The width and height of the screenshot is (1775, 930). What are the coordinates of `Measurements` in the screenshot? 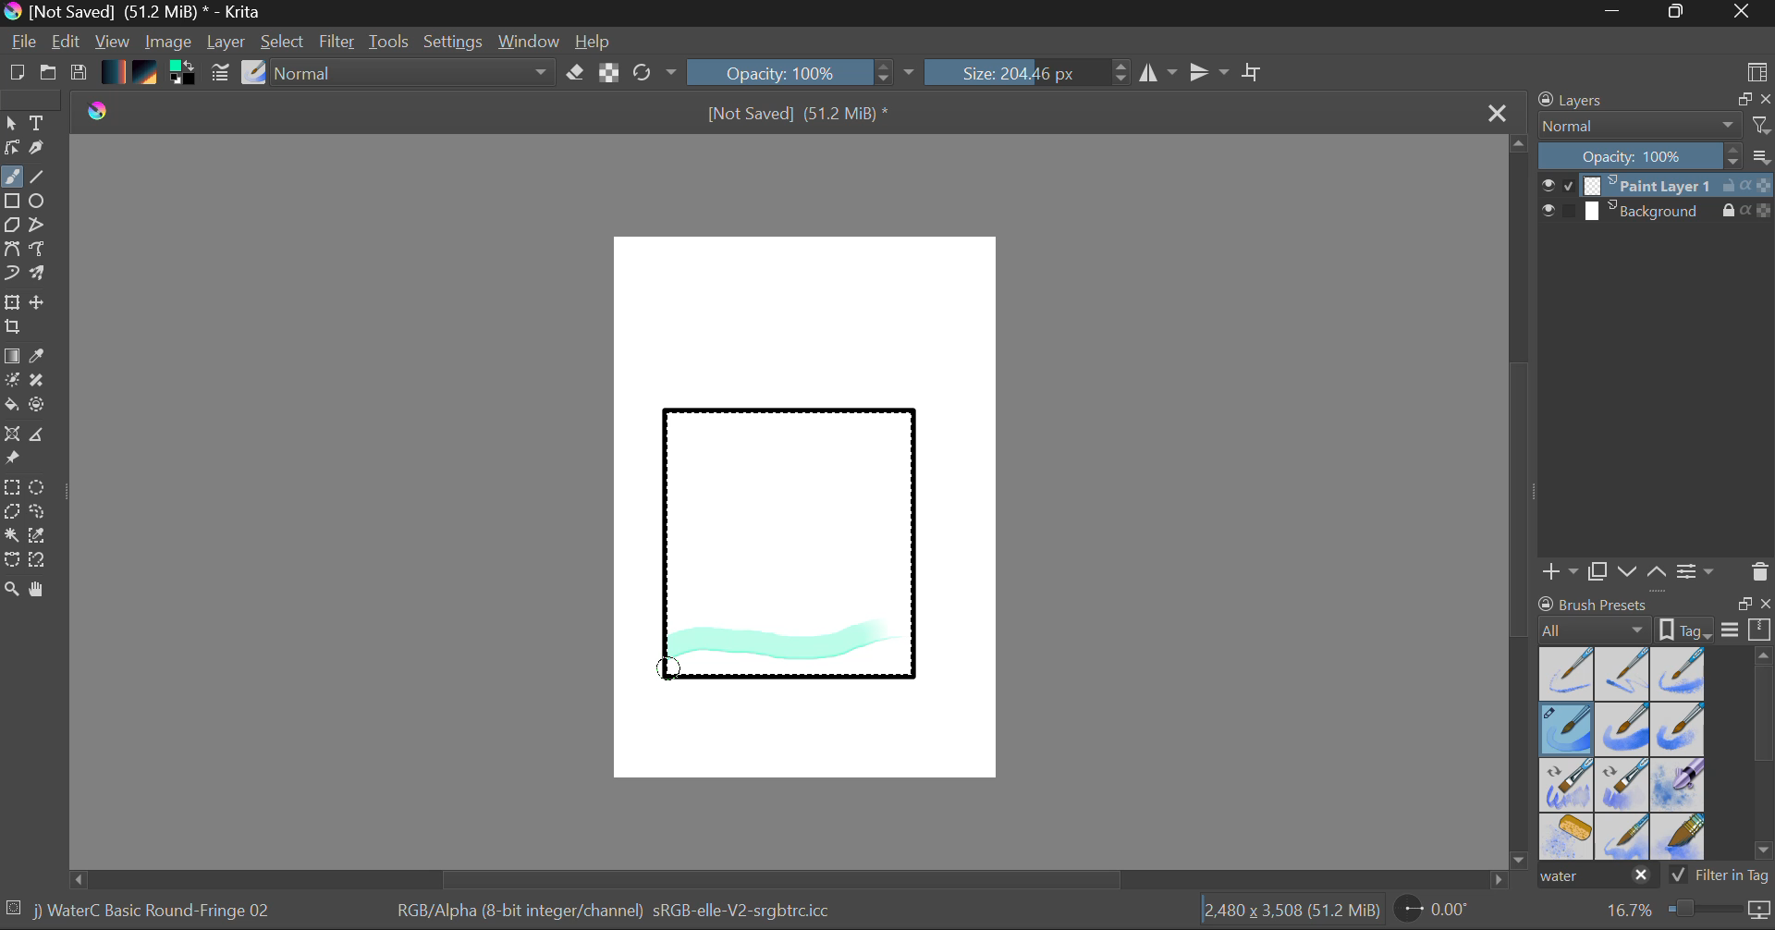 It's located at (40, 437).